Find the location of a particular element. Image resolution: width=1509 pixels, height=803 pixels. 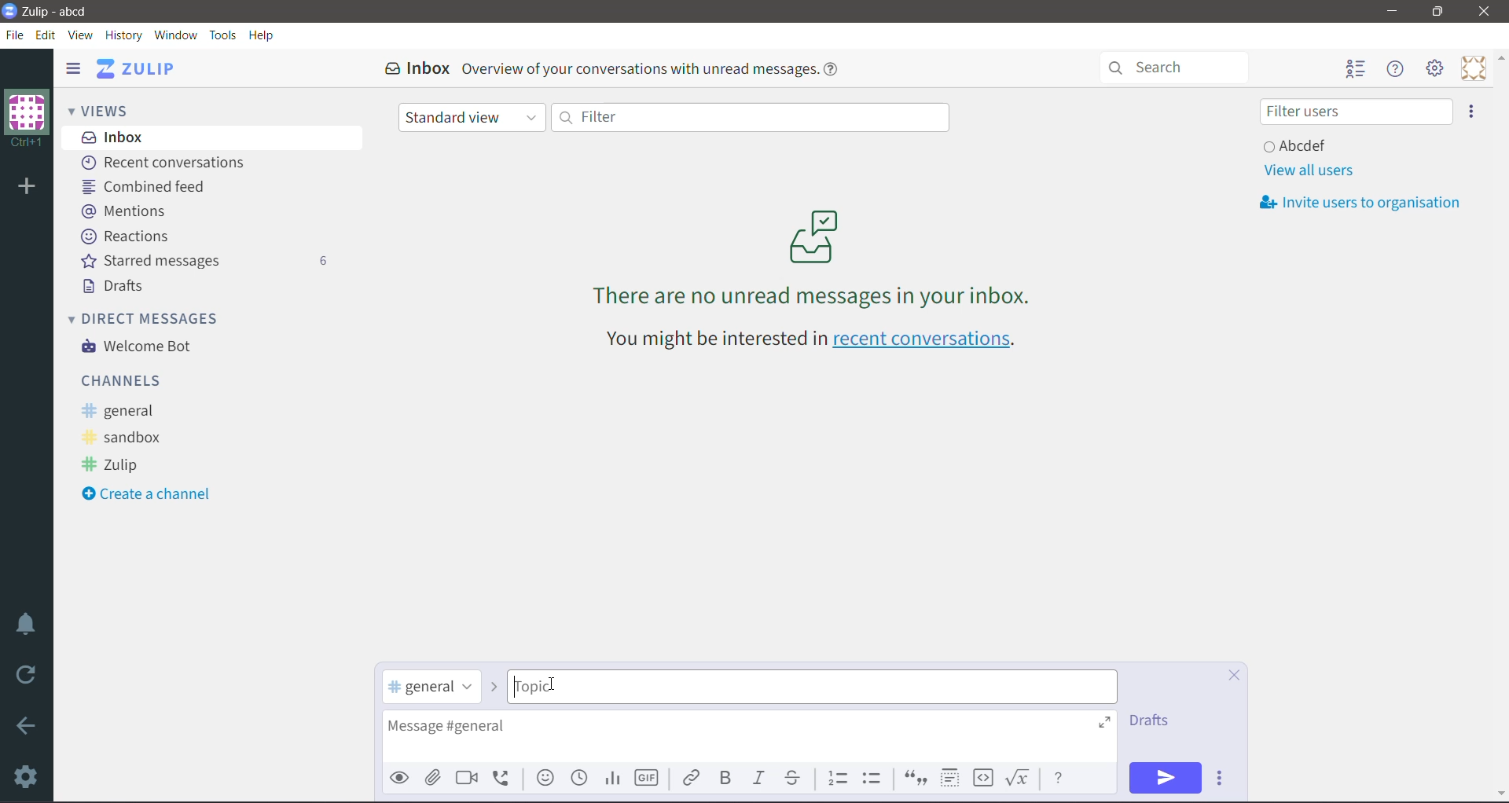

Main Menu is located at coordinates (1436, 68).